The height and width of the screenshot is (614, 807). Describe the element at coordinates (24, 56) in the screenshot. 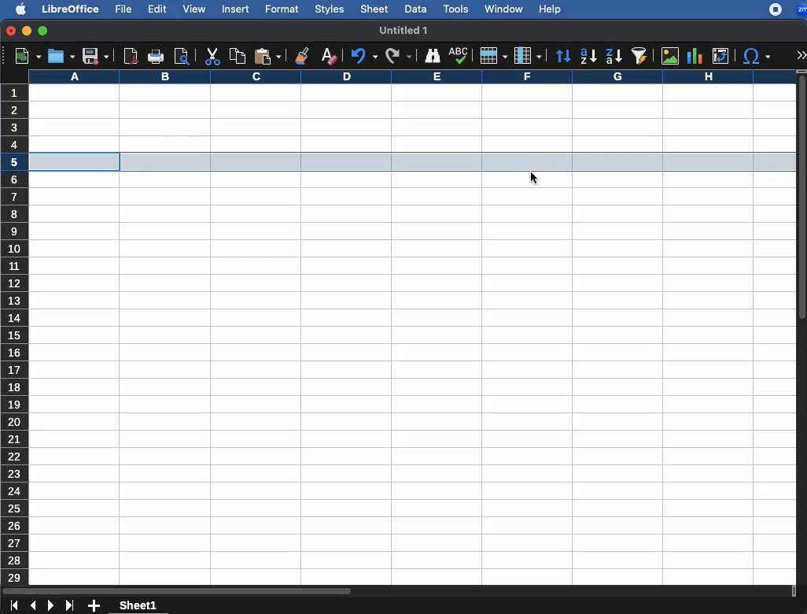

I see `new` at that location.